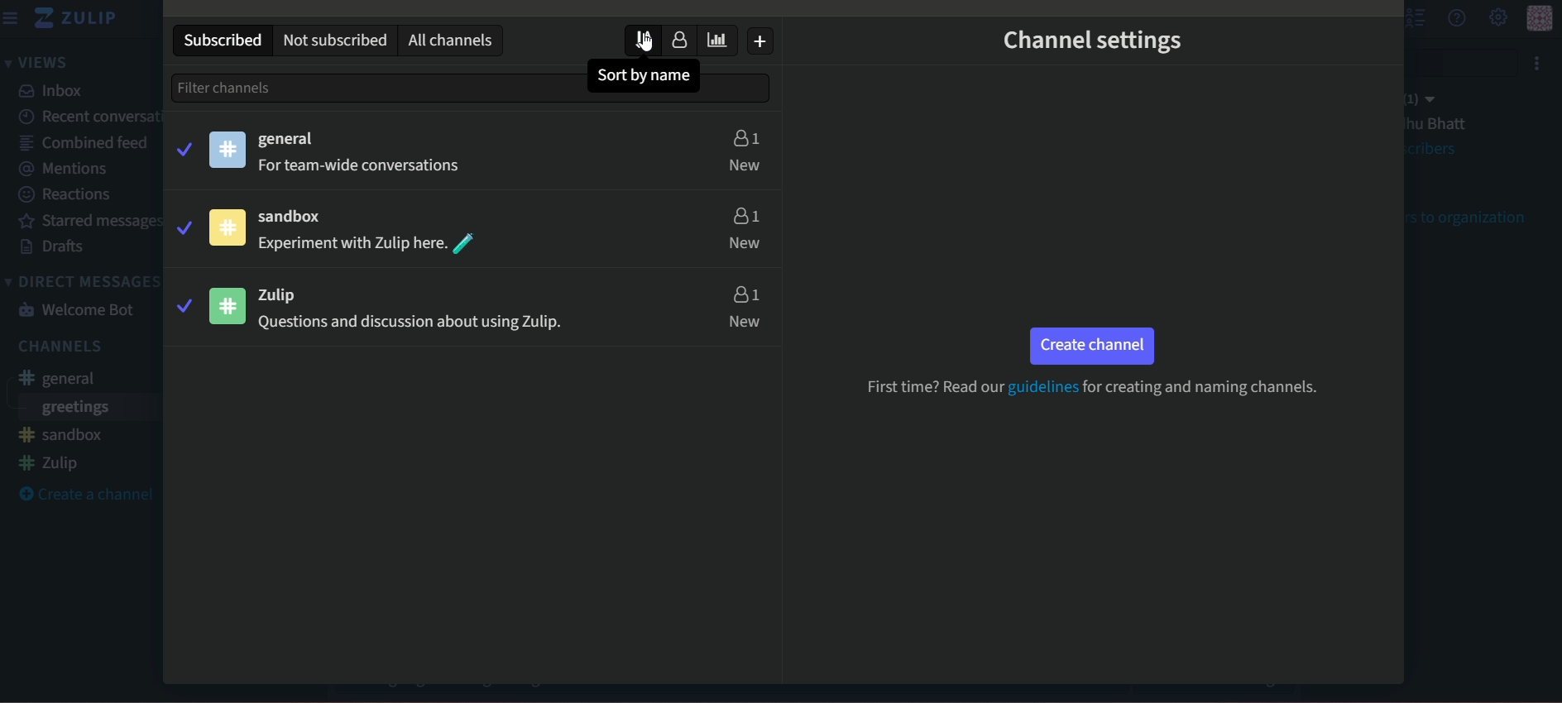 The height and width of the screenshot is (703, 1562). What do you see at coordinates (89, 494) in the screenshot?
I see `create` at bounding box center [89, 494].